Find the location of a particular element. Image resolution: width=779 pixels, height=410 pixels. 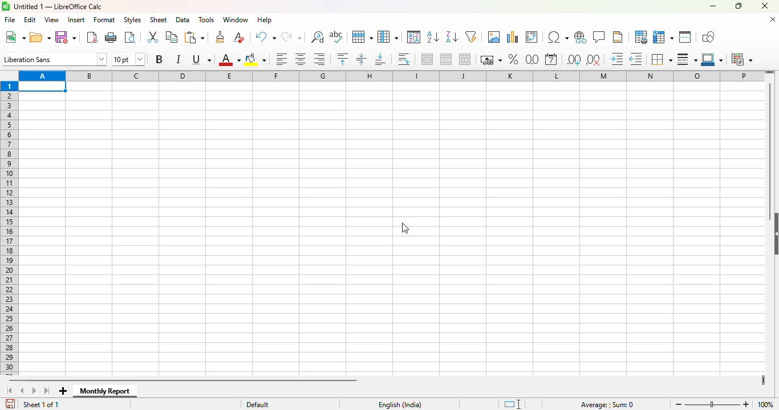

paste is located at coordinates (194, 37).